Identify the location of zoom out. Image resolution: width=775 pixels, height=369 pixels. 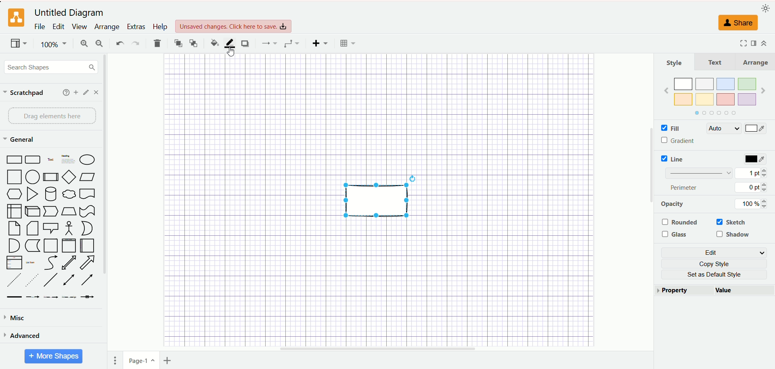
(100, 44).